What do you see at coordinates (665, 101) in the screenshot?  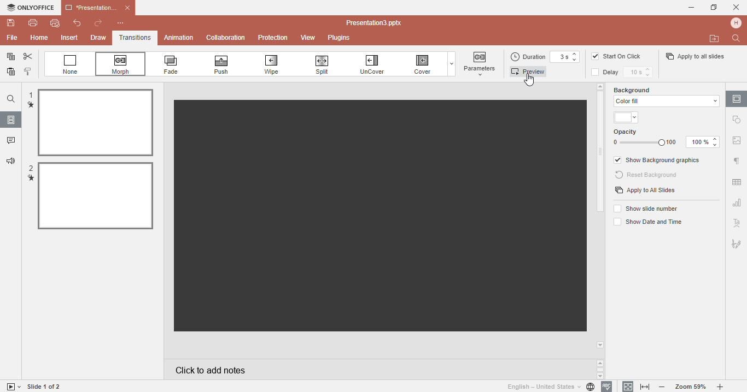 I see `color fill` at bounding box center [665, 101].